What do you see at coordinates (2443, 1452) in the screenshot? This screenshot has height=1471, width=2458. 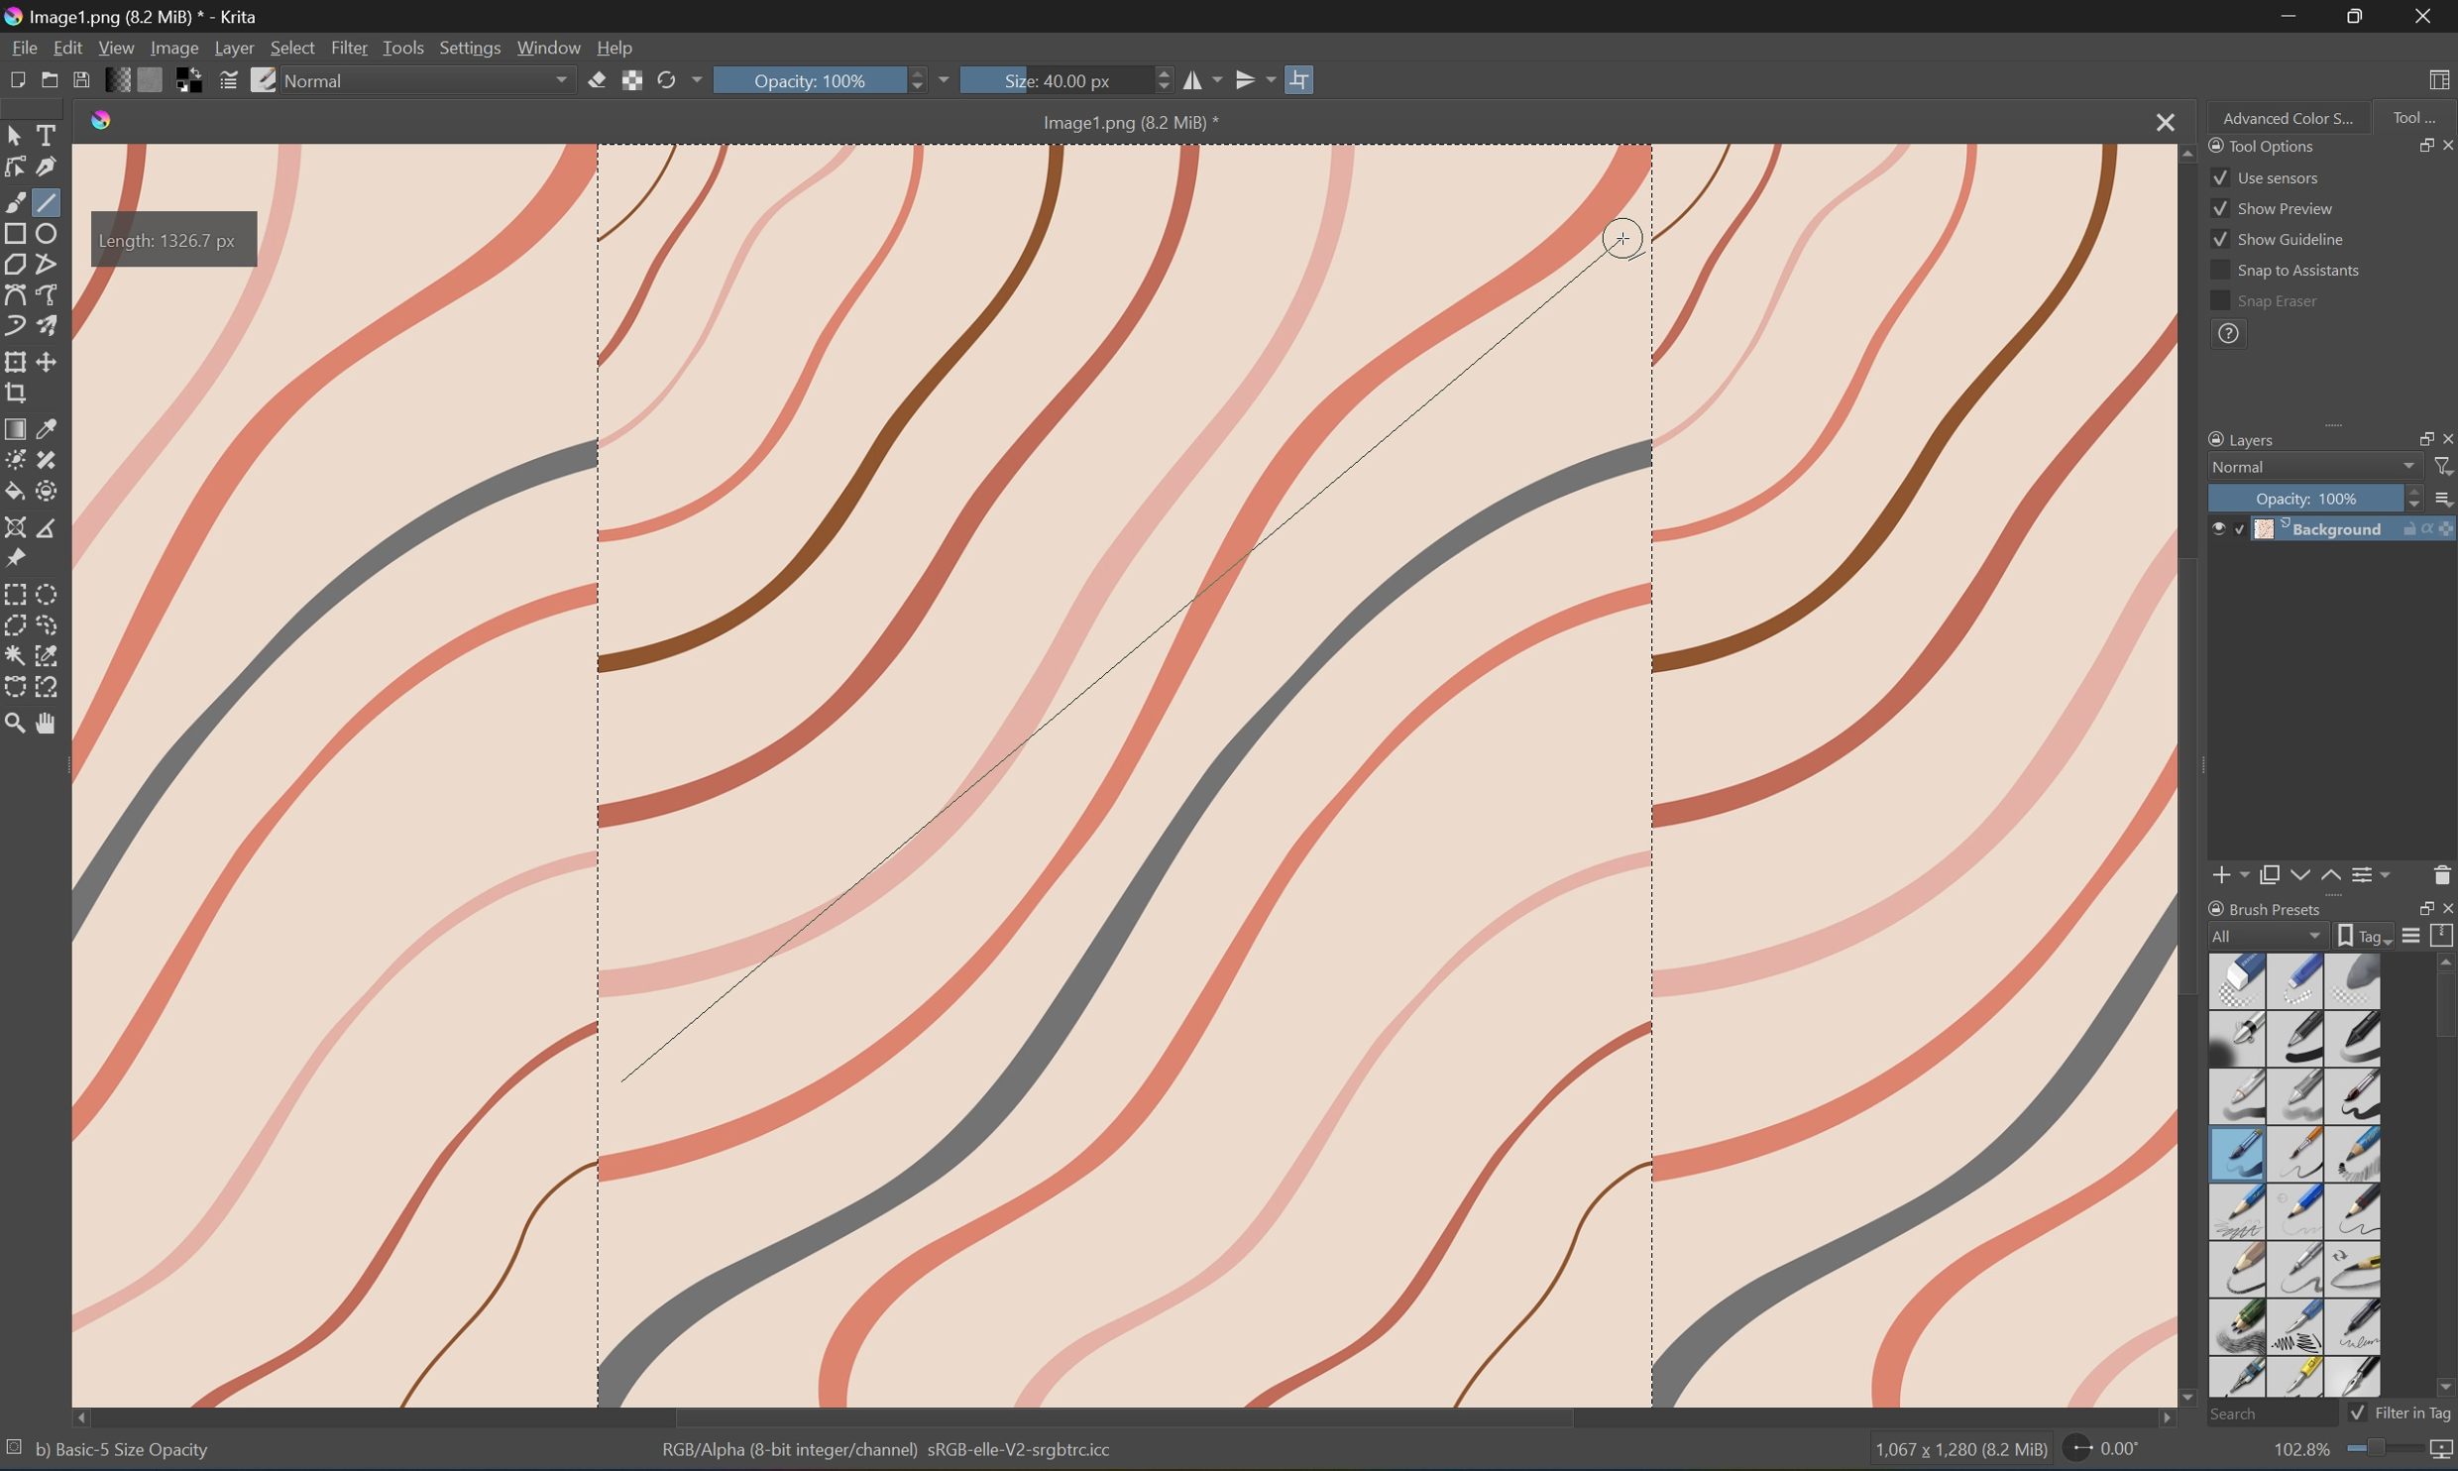 I see `Map the displayed canvas size between pixel size or print size` at bounding box center [2443, 1452].